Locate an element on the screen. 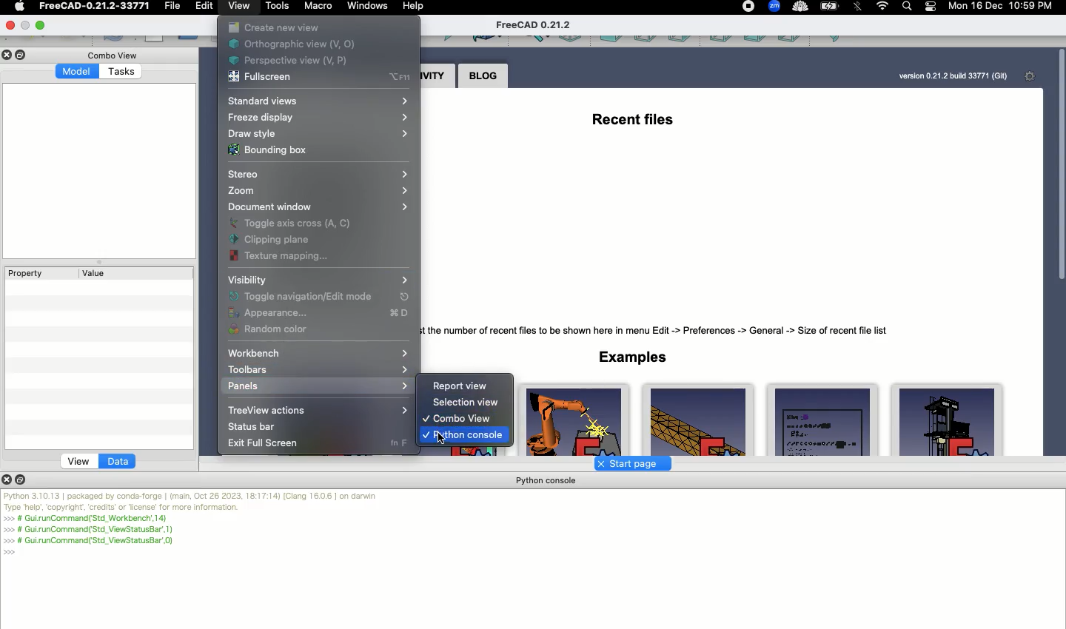  Stereo  is located at coordinates (322, 175).